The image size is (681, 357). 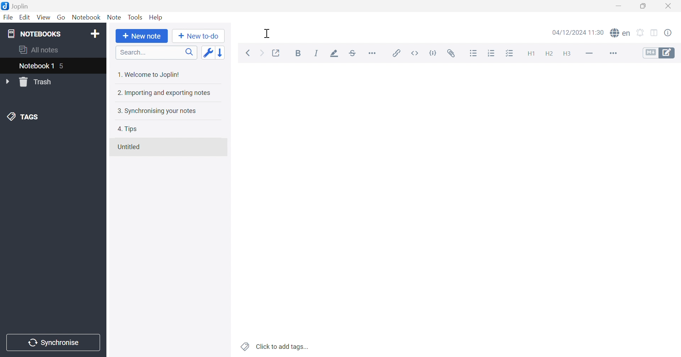 I want to click on TAGS, so click(x=21, y=116).